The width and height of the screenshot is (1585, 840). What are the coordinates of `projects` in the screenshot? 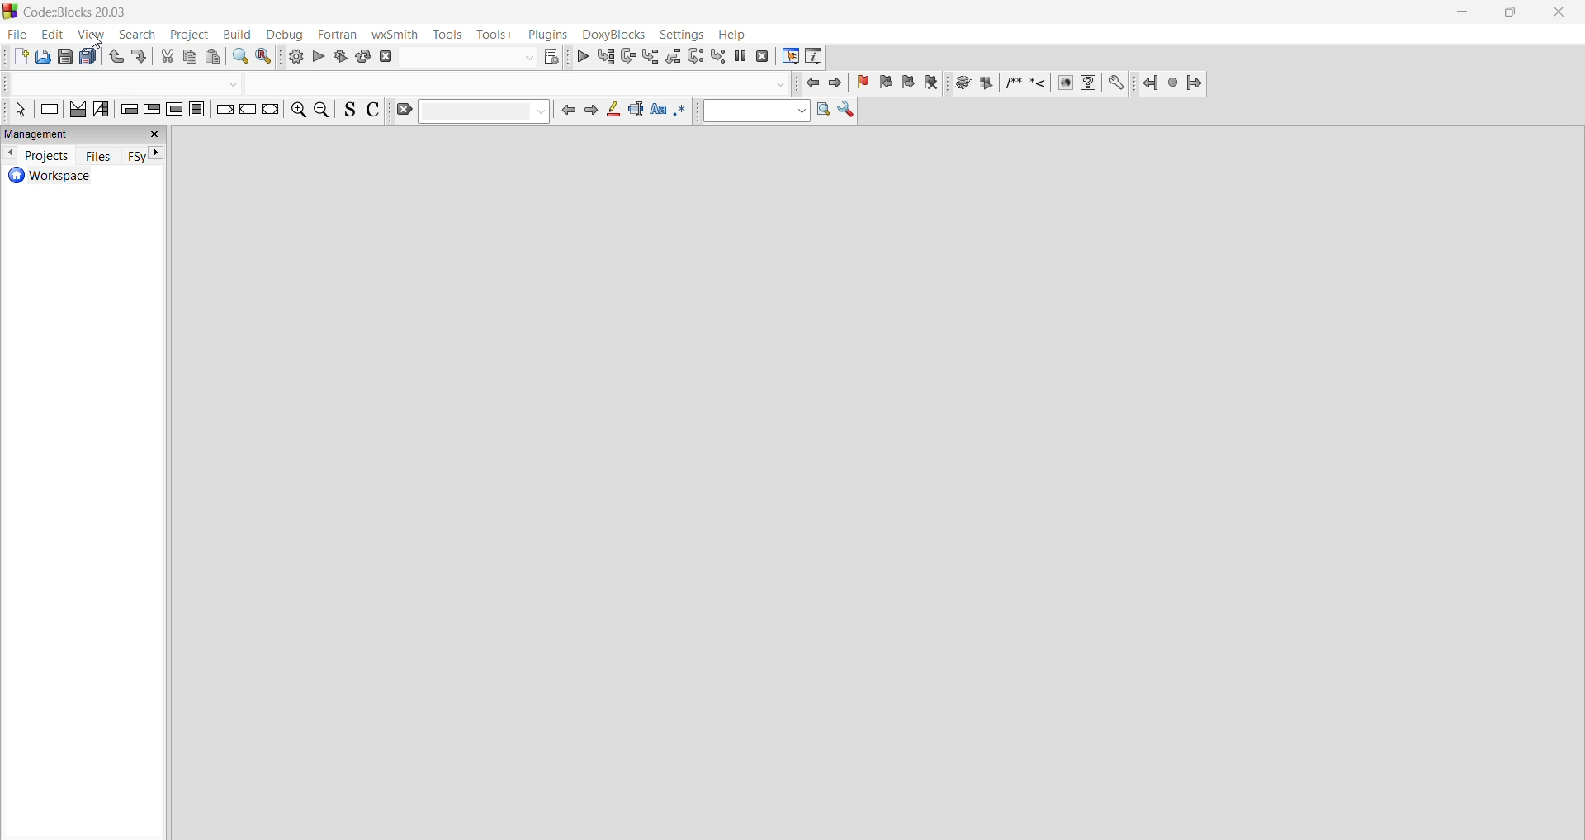 It's located at (45, 154).